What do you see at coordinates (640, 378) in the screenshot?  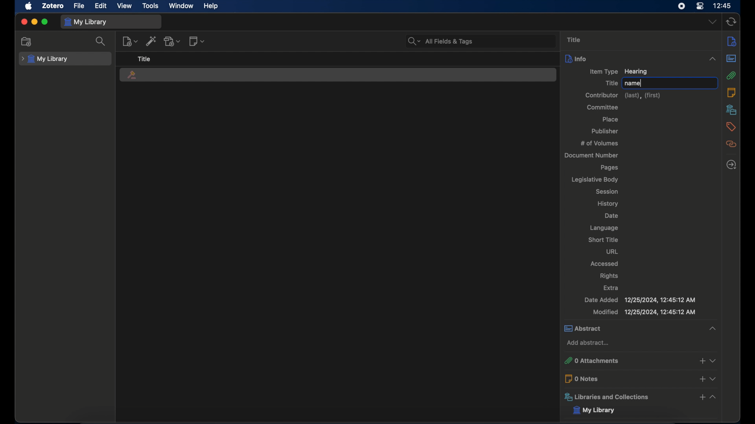 I see `0 notes` at bounding box center [640, 378].